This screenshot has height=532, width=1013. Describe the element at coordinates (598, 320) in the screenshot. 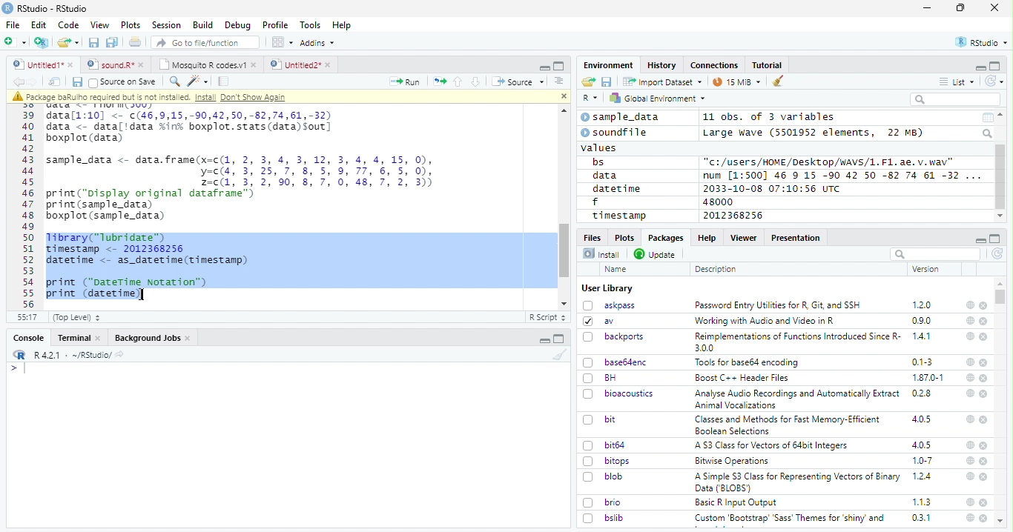

I see `av` at that location.